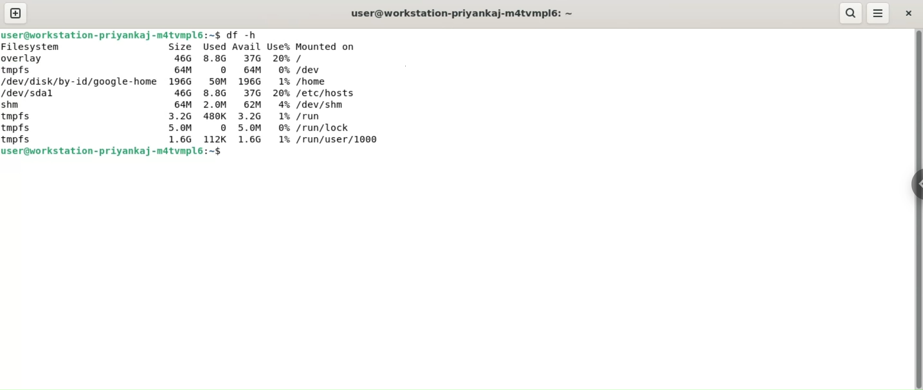  Describe the element at coordinates (244, 35) in the screenshot. I see `df -h` at that location.